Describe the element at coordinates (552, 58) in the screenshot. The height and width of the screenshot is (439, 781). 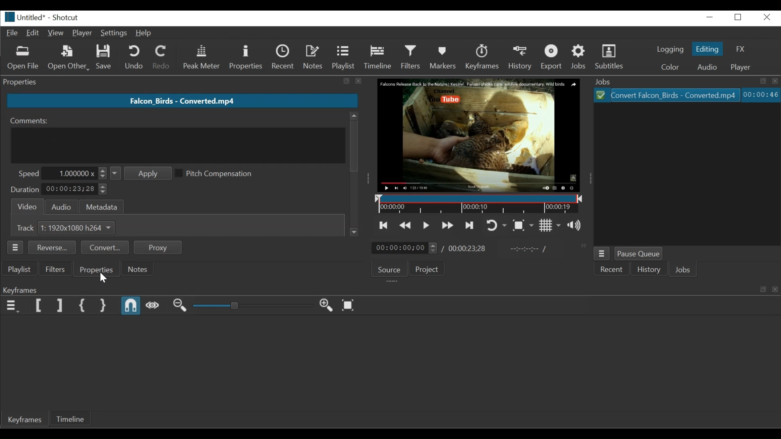
I see `Export` at that location.